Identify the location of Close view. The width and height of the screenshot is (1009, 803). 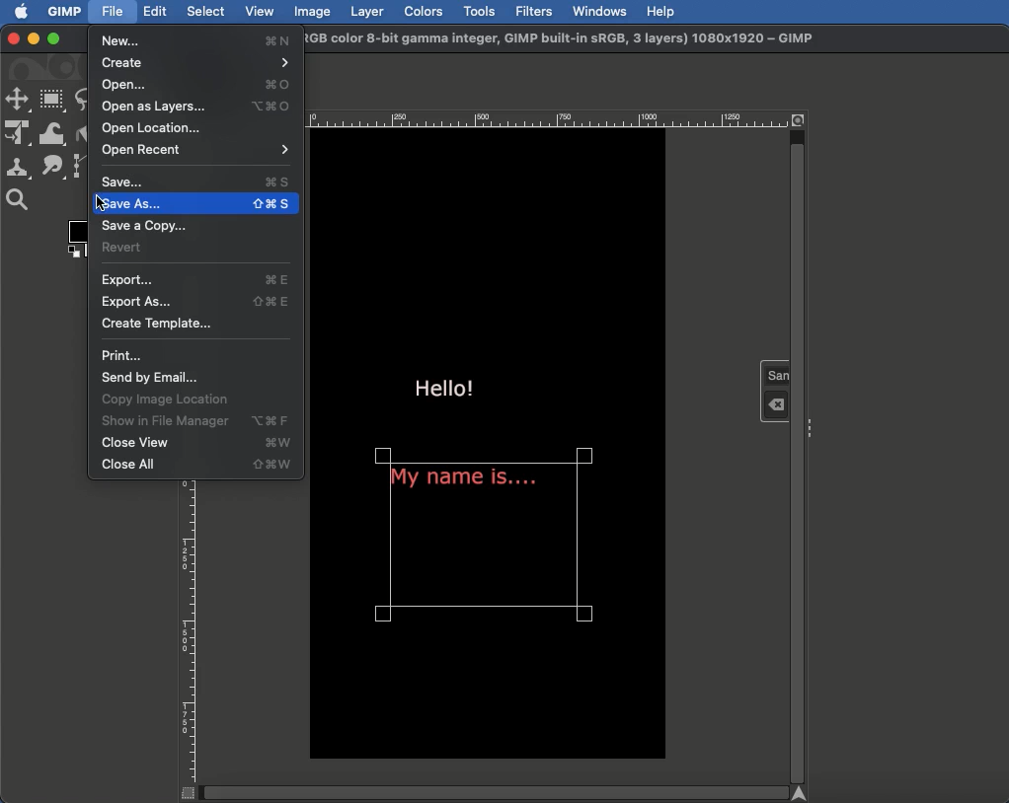
(197, 444).